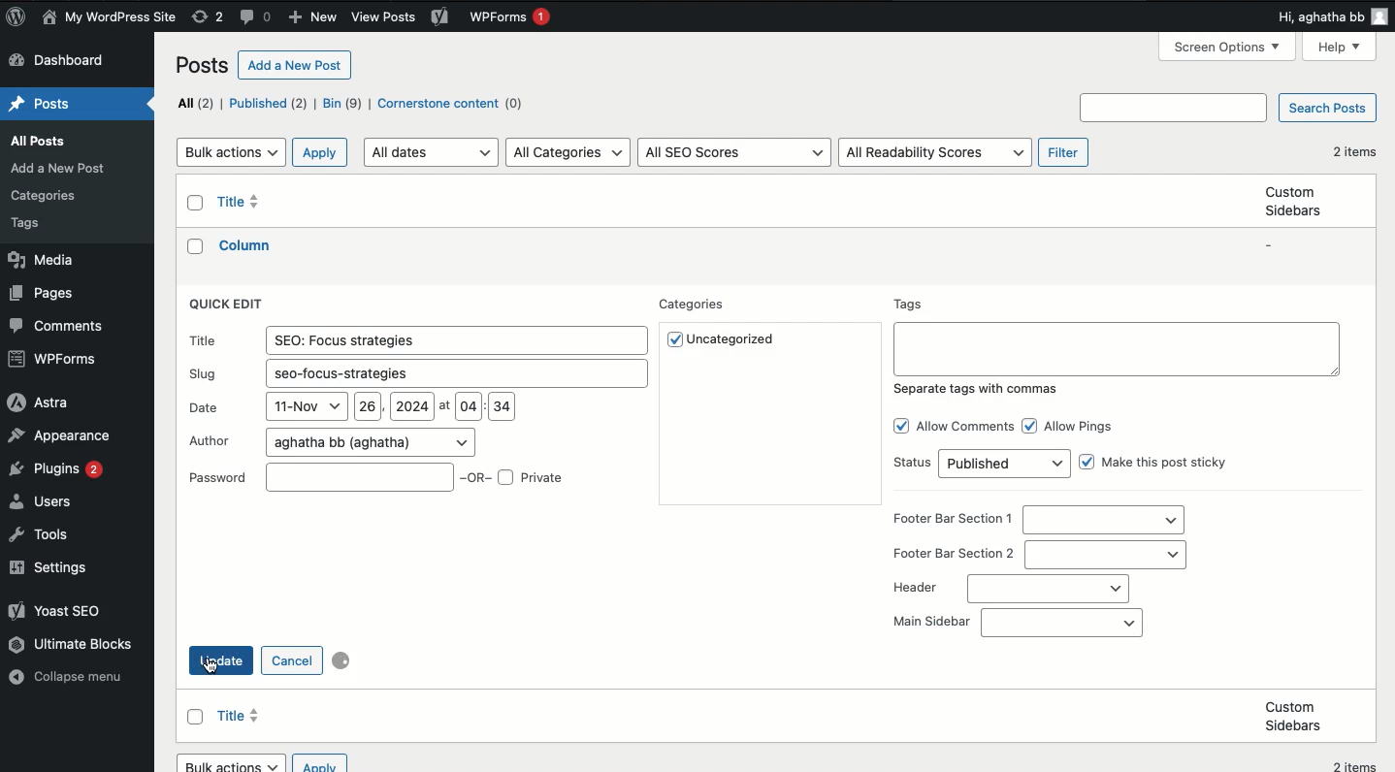 The image size is (1395, 772). I want to click on cursor, so click(210, 668).